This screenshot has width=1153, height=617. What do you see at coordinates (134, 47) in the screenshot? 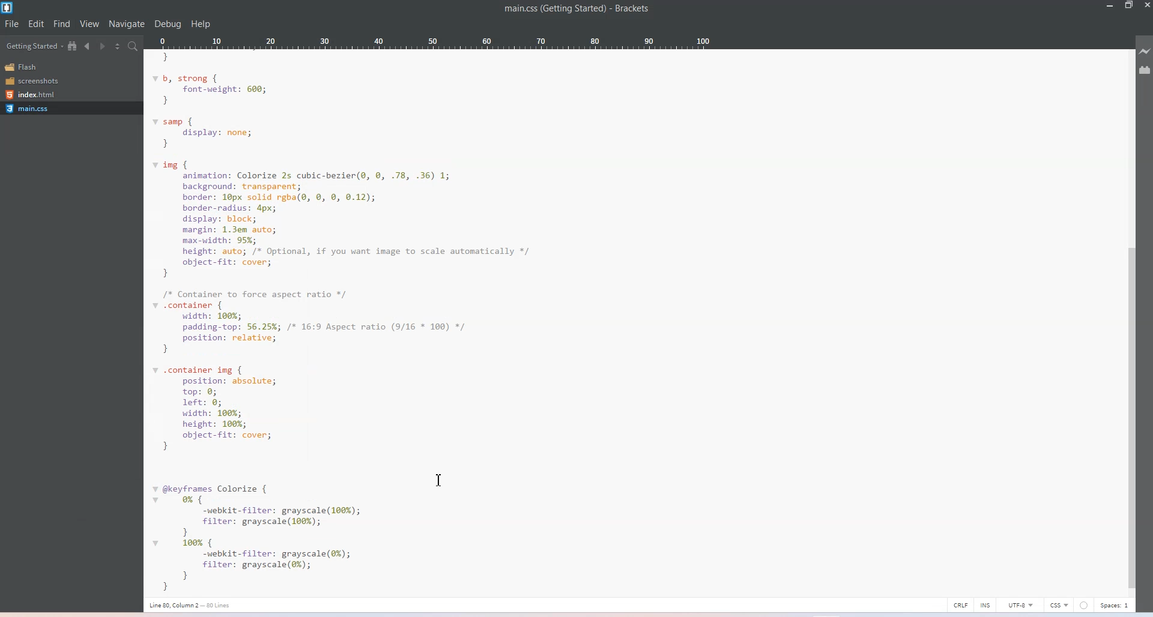
I see `Find in files` at bounding box center [134, 47].